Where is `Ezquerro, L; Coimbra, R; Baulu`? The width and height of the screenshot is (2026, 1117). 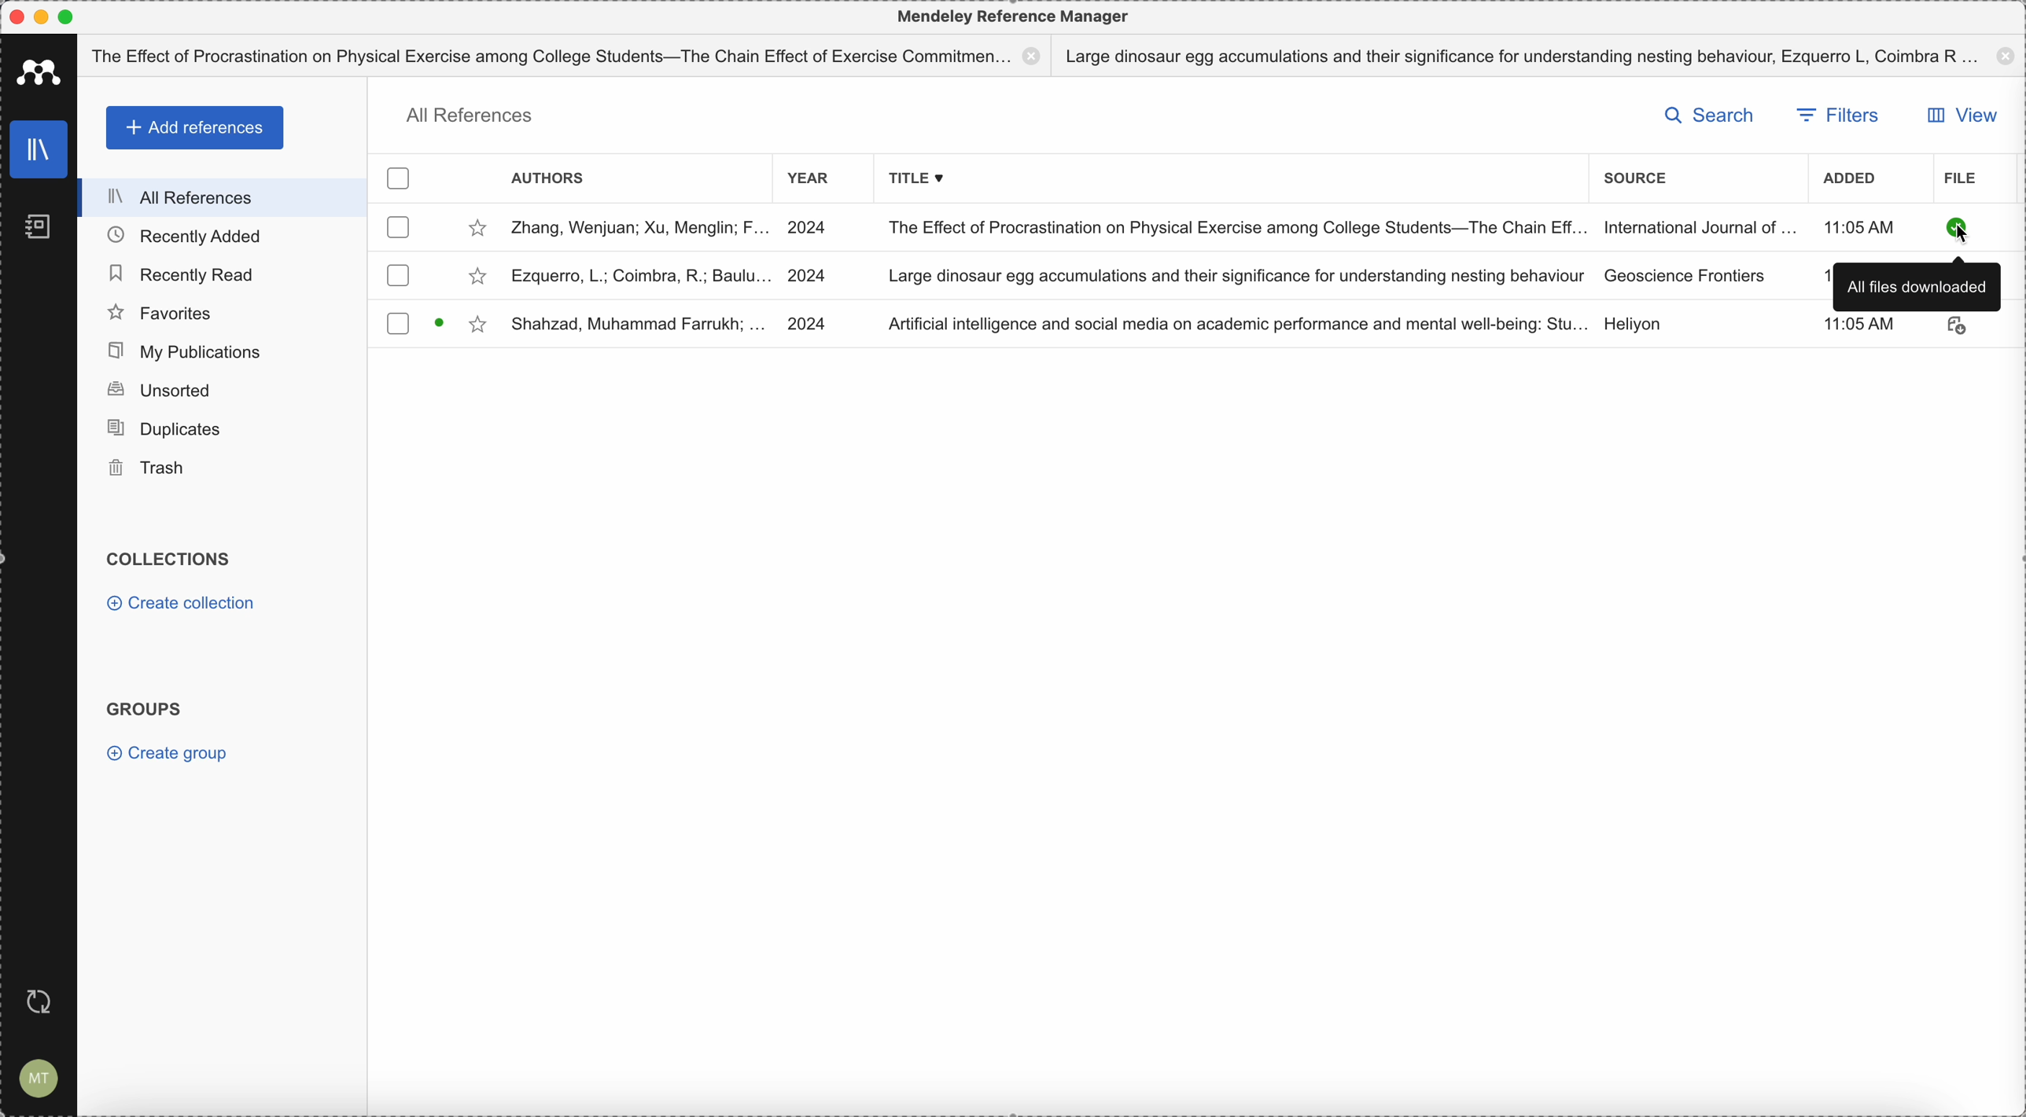
Ezquerro, L; Coimbra, R; Baulu is located at coordinates (639, 277).